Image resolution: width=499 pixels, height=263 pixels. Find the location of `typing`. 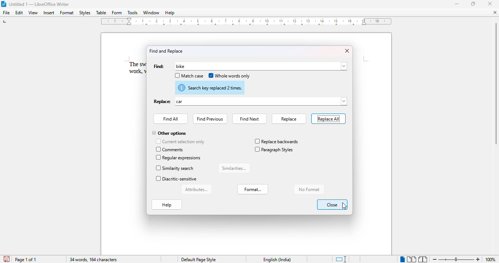

typing is located at coordinates (180, 66).